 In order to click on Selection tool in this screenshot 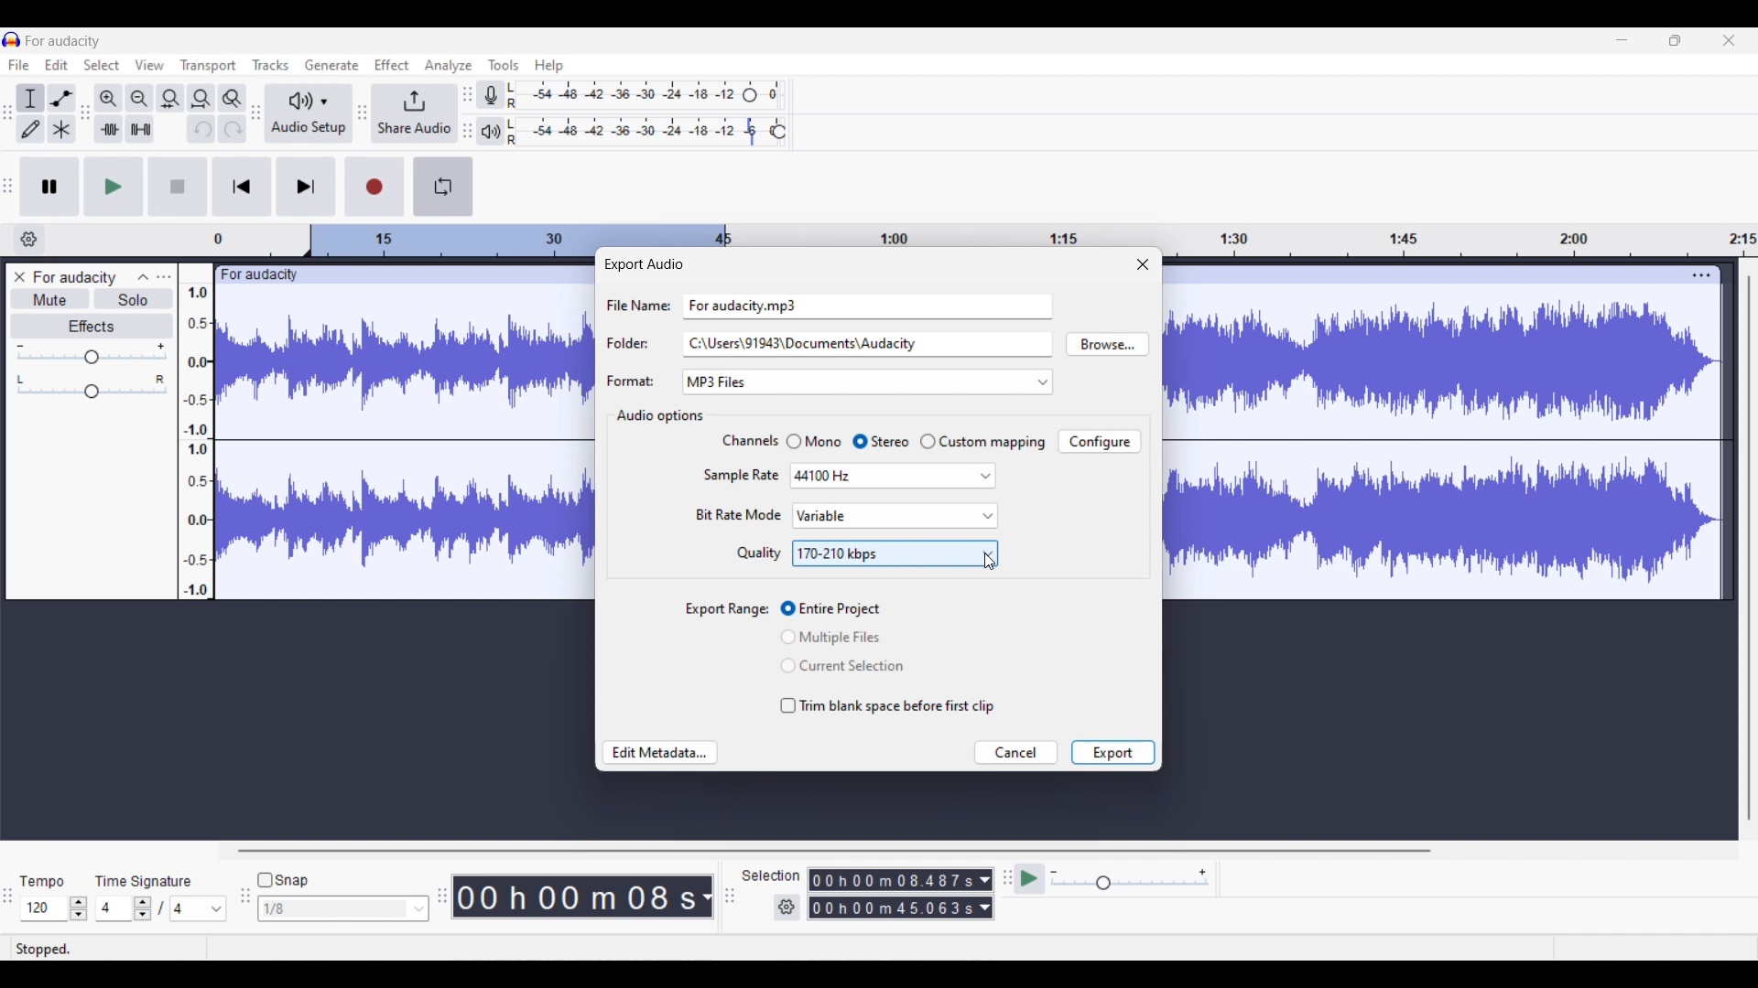, I will do `click(29, 100)`.